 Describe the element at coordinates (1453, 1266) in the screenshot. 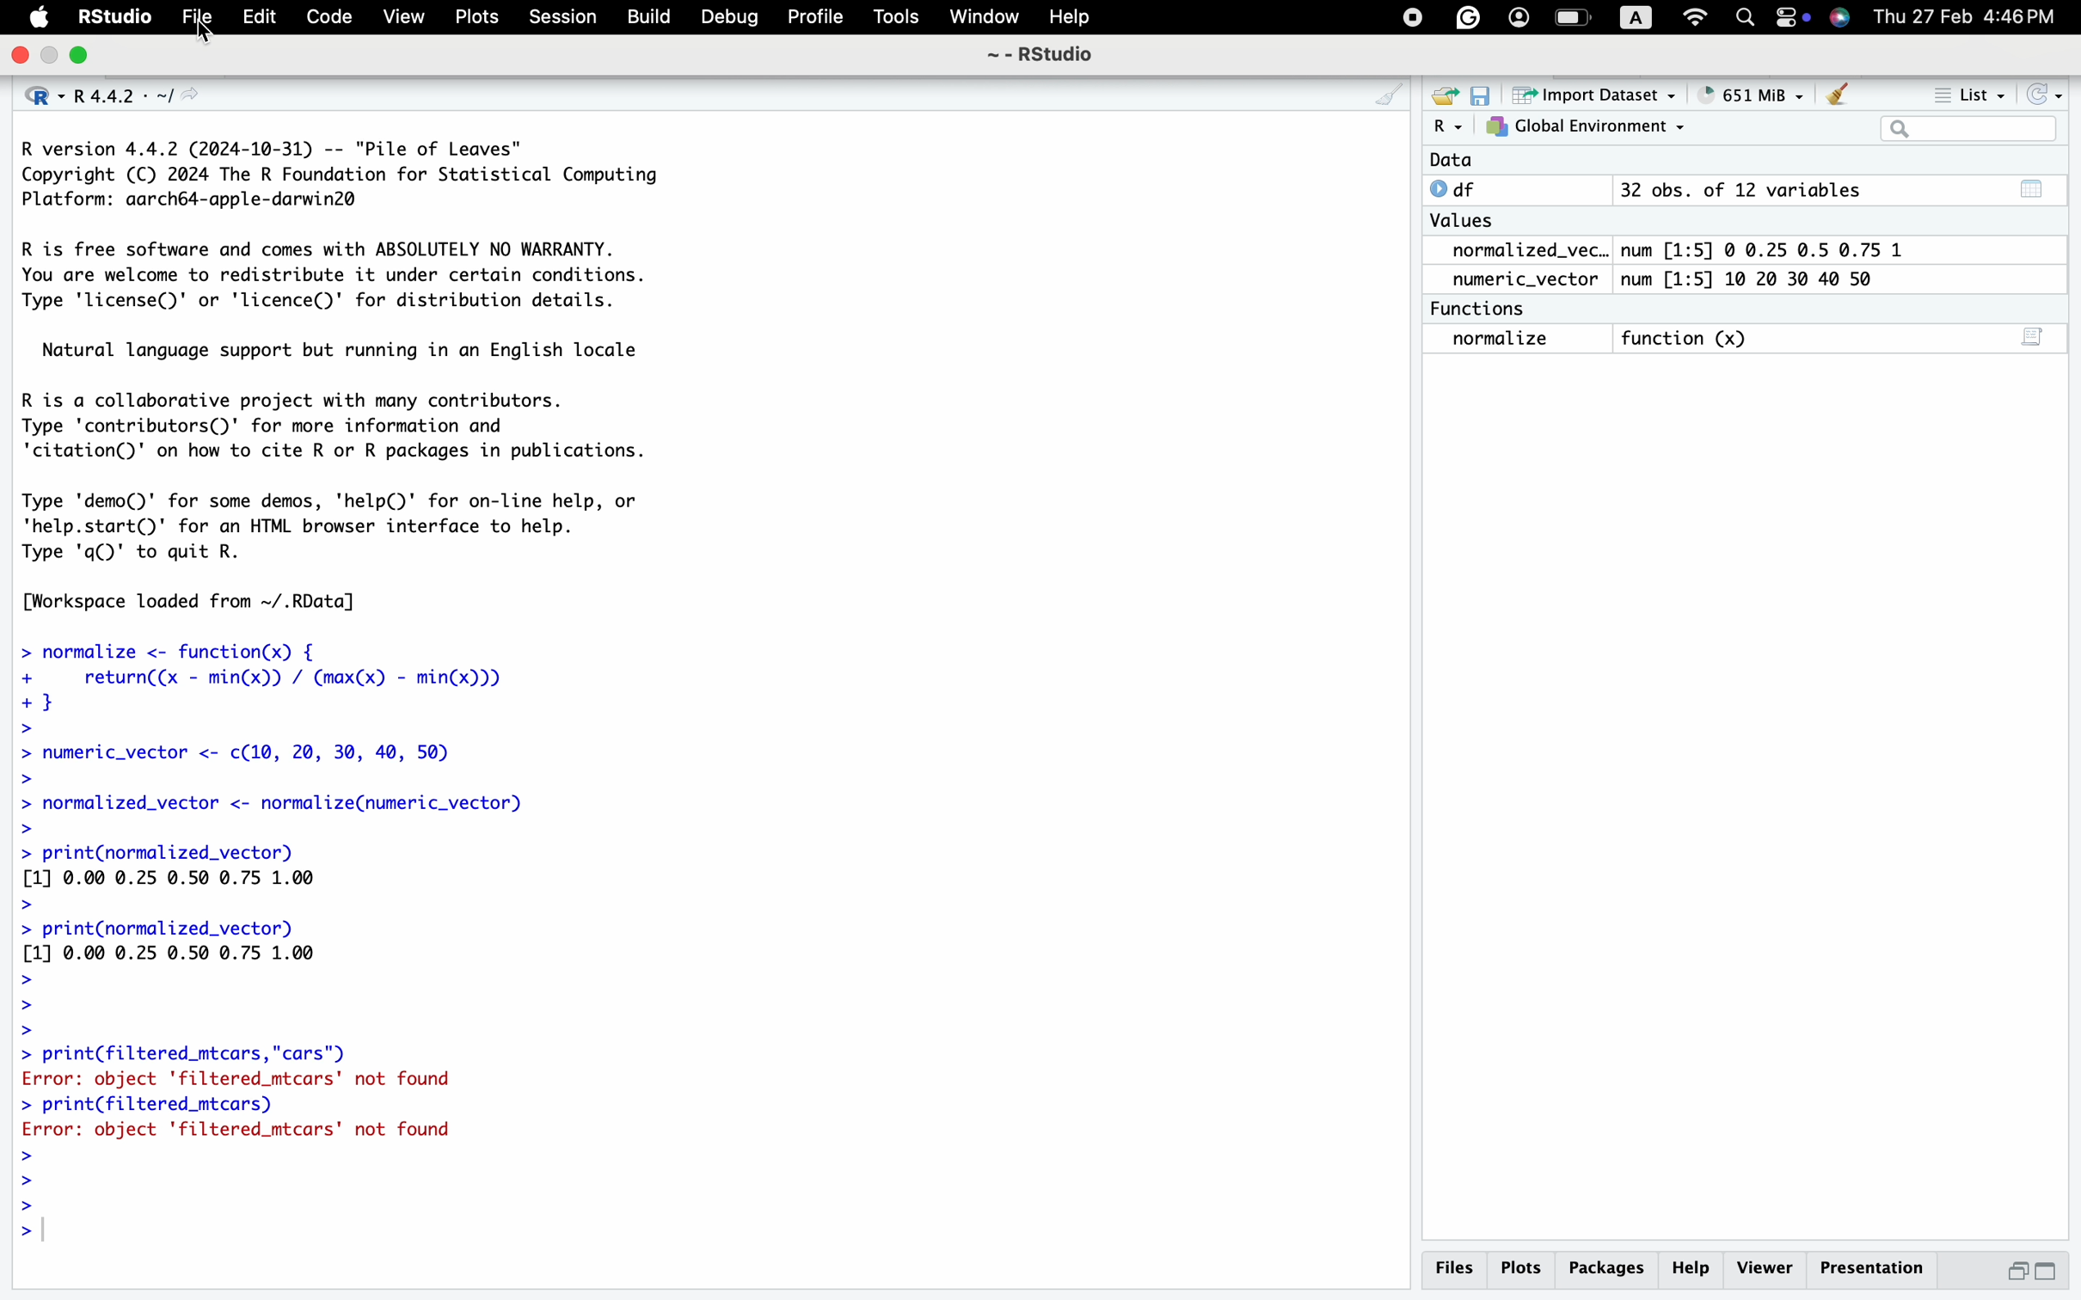

I see `Files` at that location.